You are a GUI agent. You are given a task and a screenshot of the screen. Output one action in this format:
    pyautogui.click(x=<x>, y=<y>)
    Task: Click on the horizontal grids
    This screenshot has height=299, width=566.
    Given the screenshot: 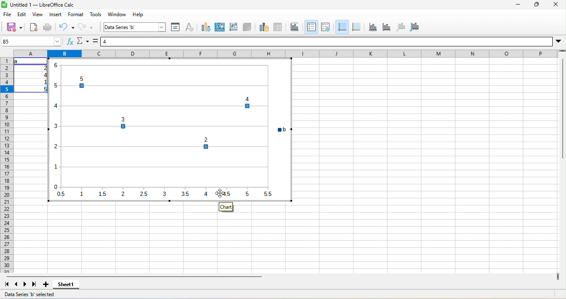 What is the action you would take?
    pyautogui.click(x=342, y=27)
    